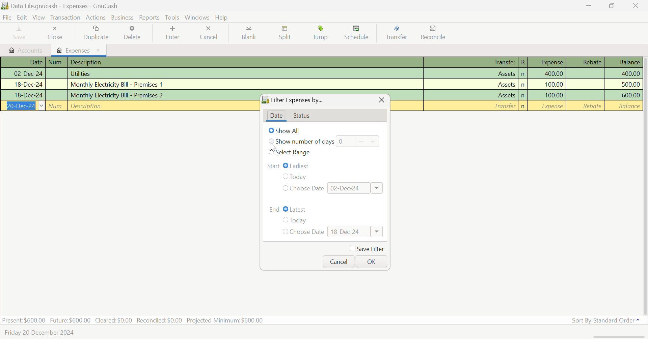 The width and height of the screenshot is (648, 339). Describe the element at coordinates (56, 95) in the screenshot. I see `Num` at that location.